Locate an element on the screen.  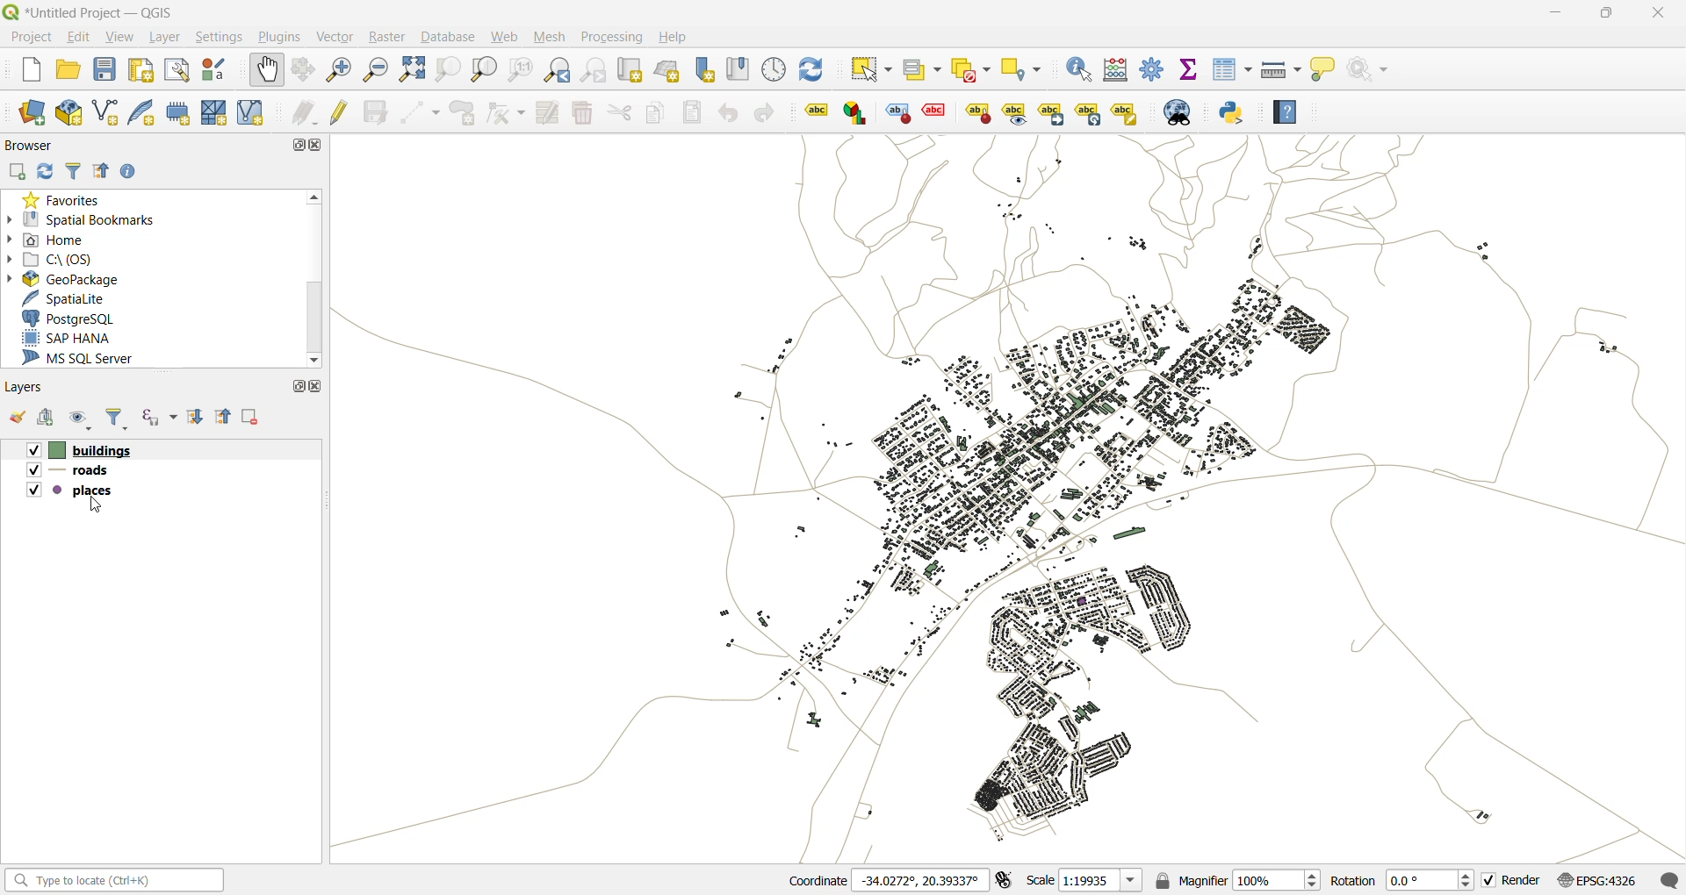
paste is located at coordinates (695, 111).